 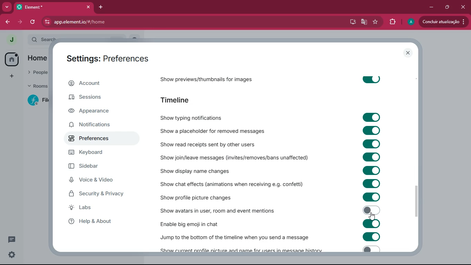 What do you see at coordinates (7, 22) in the screenshot?
I see `back` at bounding box center [7, 22].